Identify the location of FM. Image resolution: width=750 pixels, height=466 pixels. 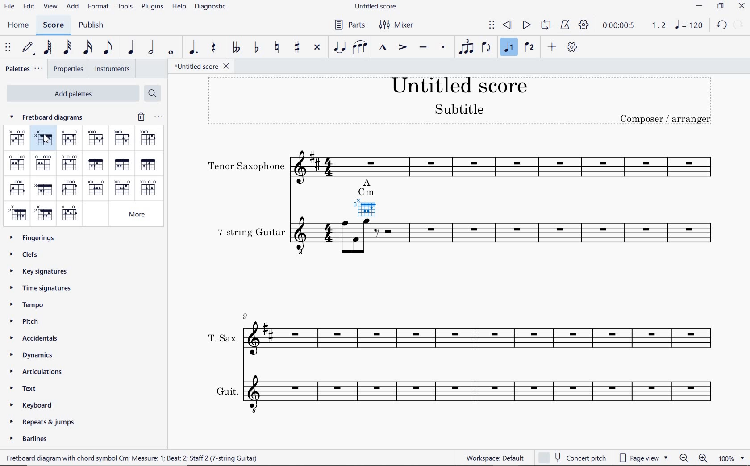
(121, 164).